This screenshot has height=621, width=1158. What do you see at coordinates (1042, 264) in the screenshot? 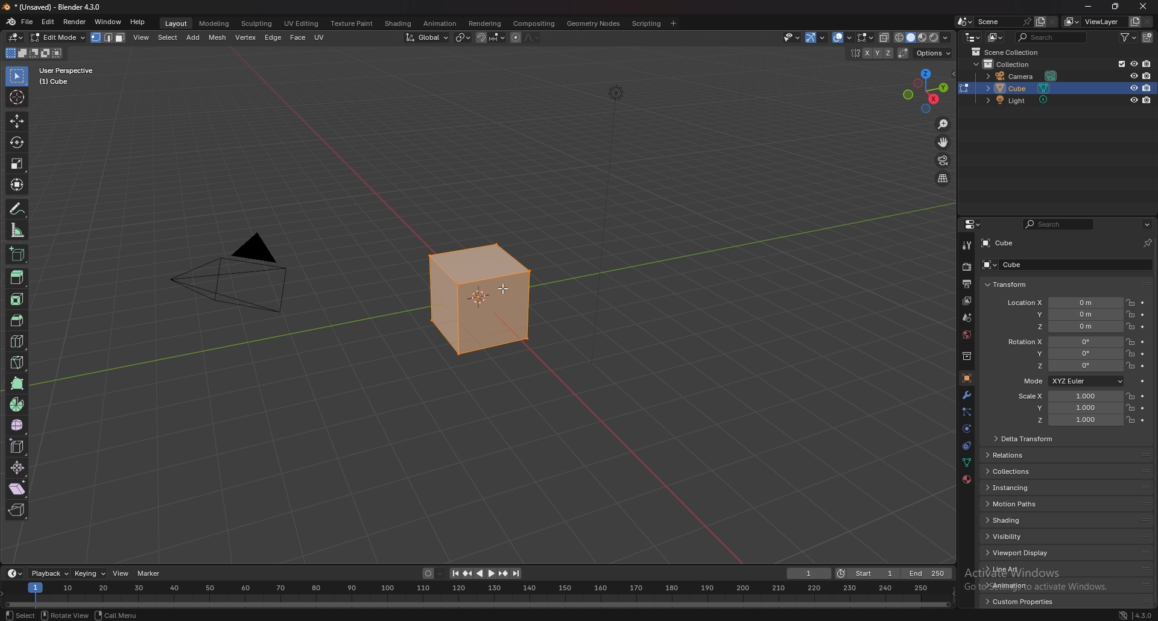
I see `cube` at bounding box center [1042, 264].